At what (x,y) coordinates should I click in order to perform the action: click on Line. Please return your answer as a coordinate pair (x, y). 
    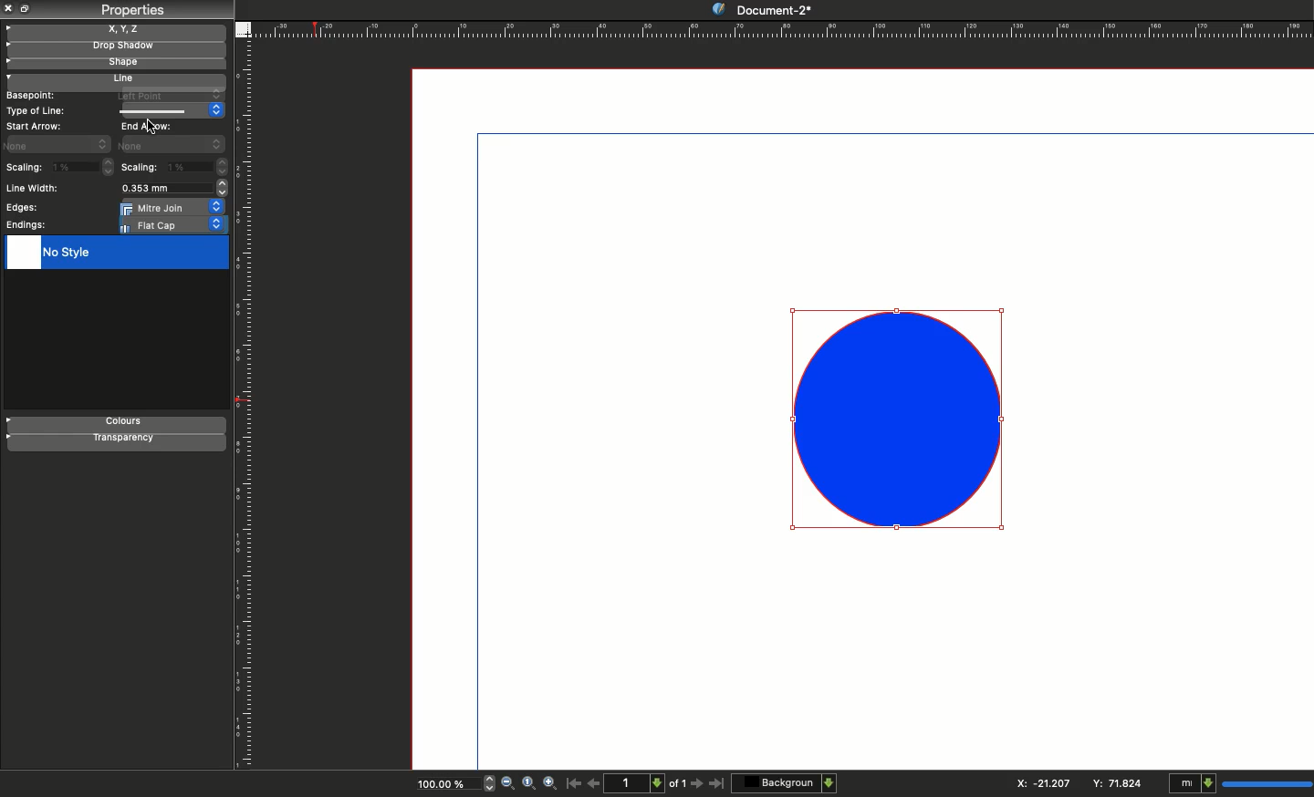
    Looking at the image, I should click on (172, 110).